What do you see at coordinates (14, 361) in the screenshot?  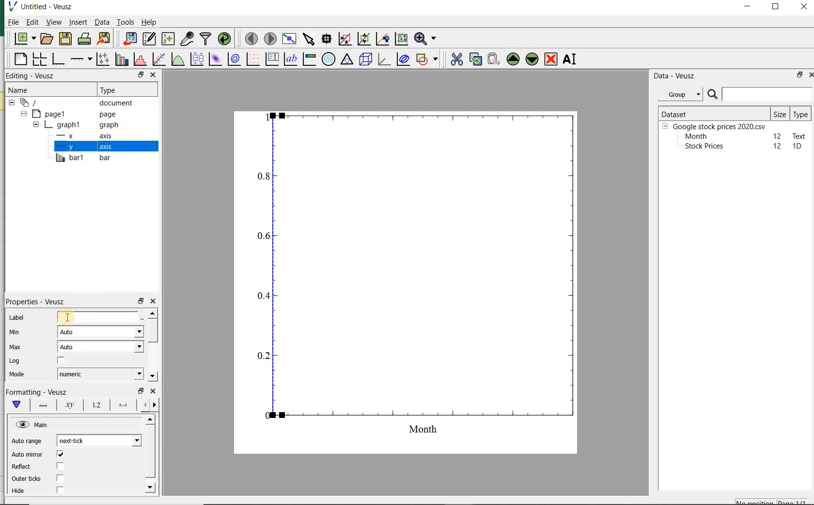 I see `Log` at bounding box center [14, 361].